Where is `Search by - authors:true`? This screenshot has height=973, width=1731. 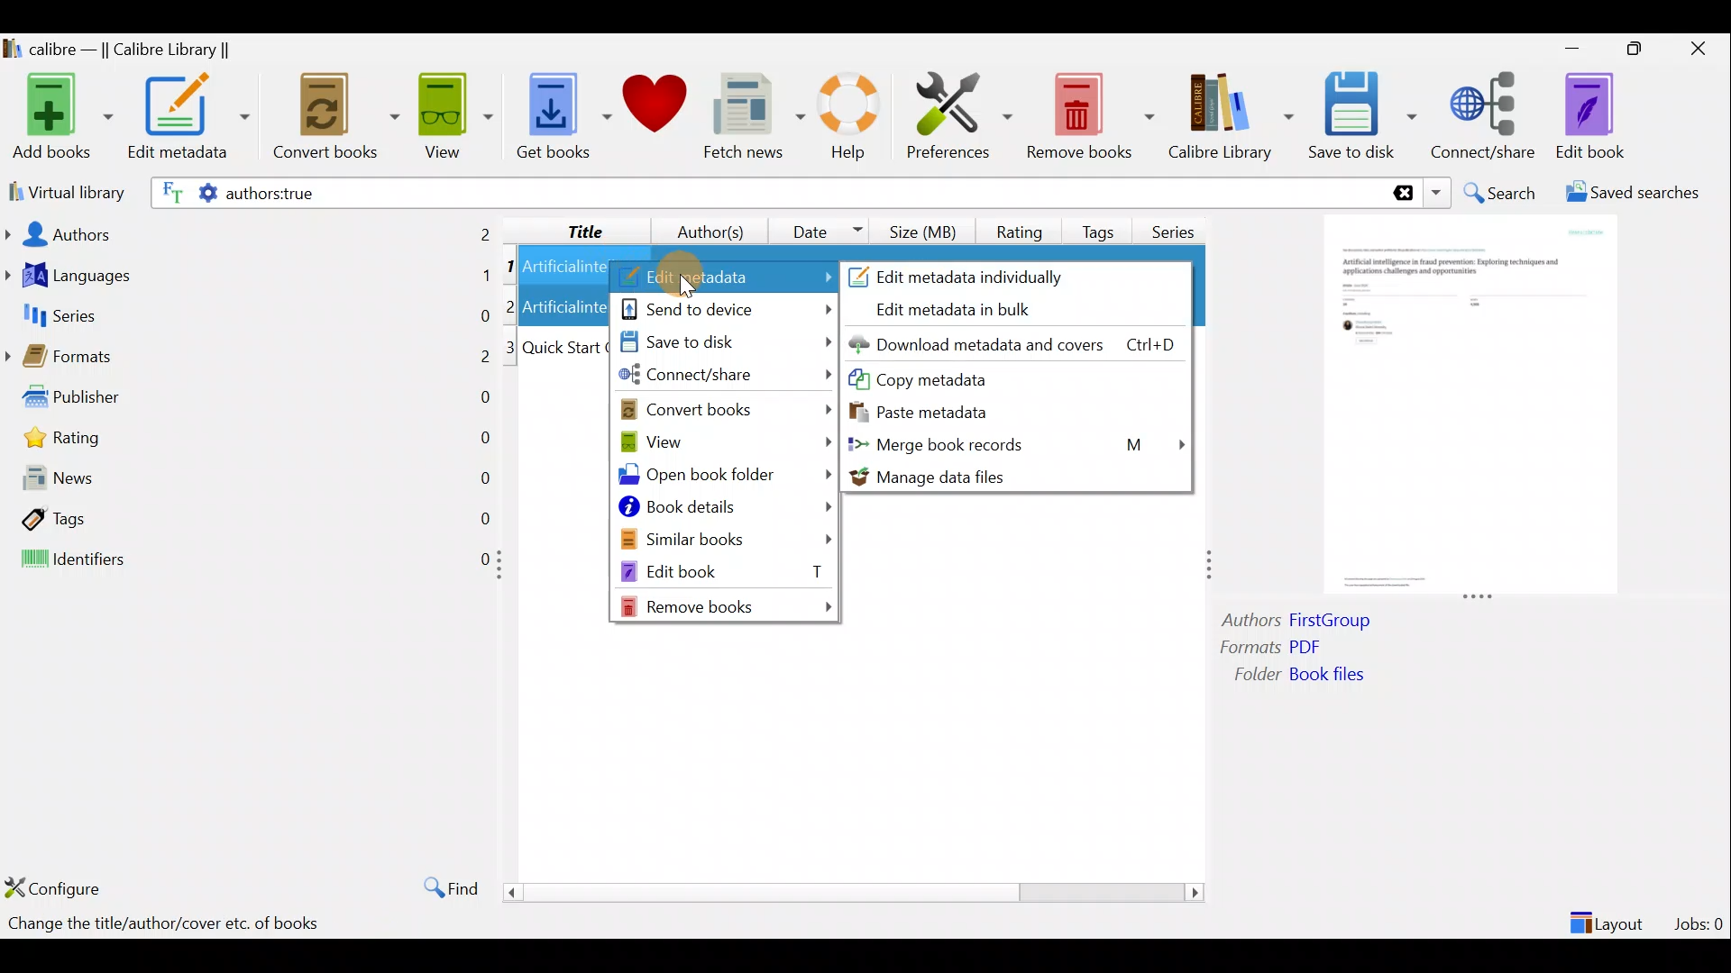
Search by - authors:true is located at coordinates (764, 192).